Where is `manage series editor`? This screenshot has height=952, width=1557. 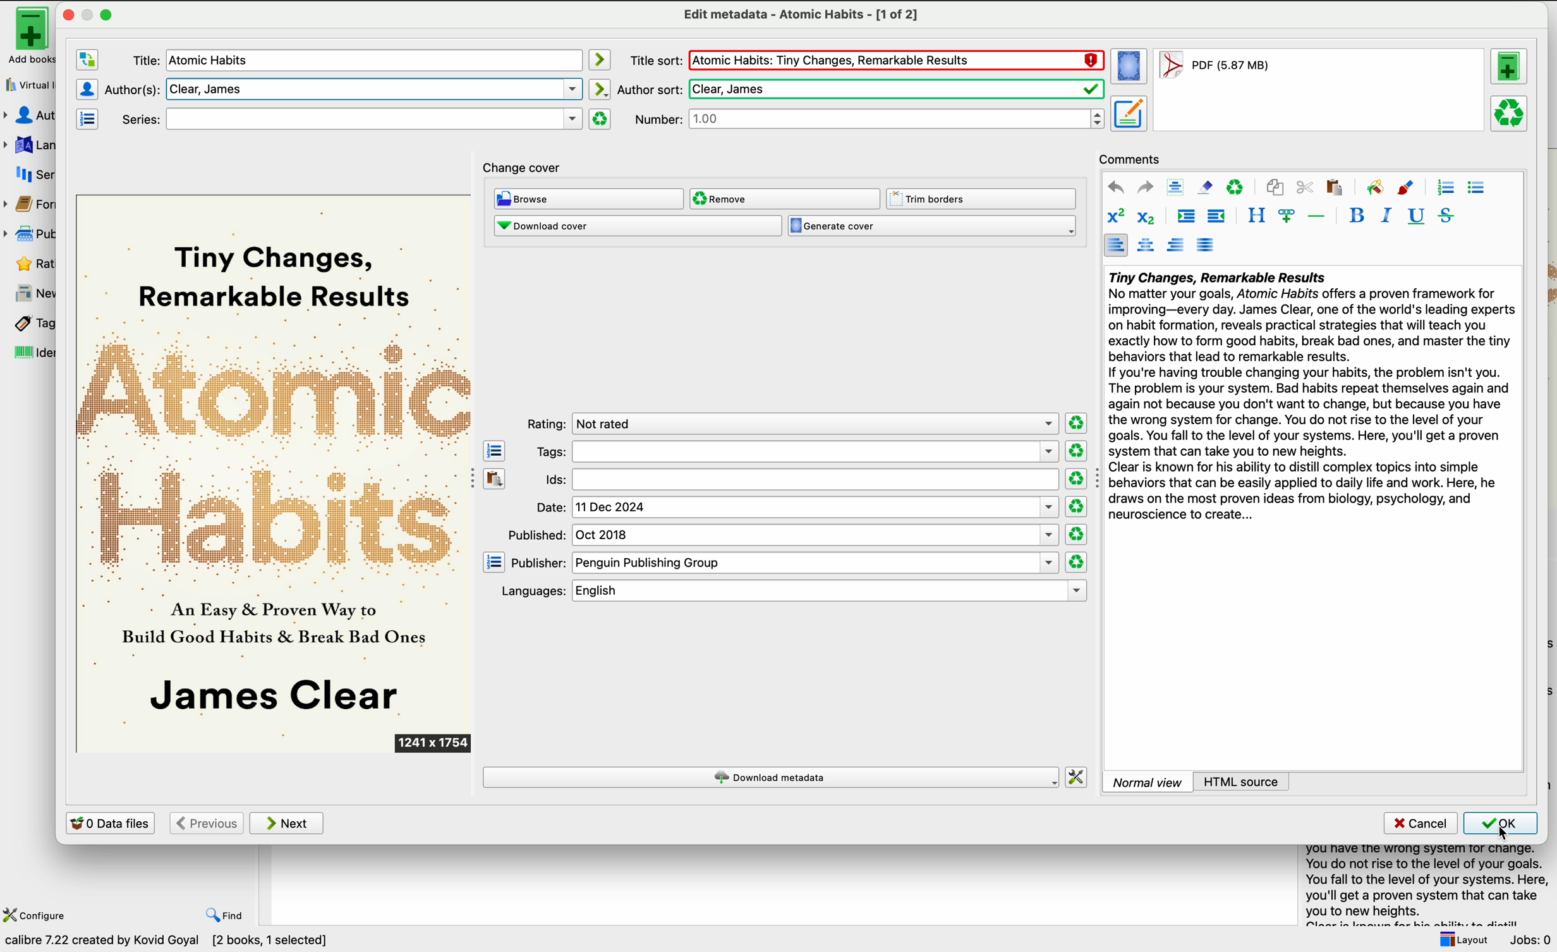
manage series editor is located at coordinates (90, 119).